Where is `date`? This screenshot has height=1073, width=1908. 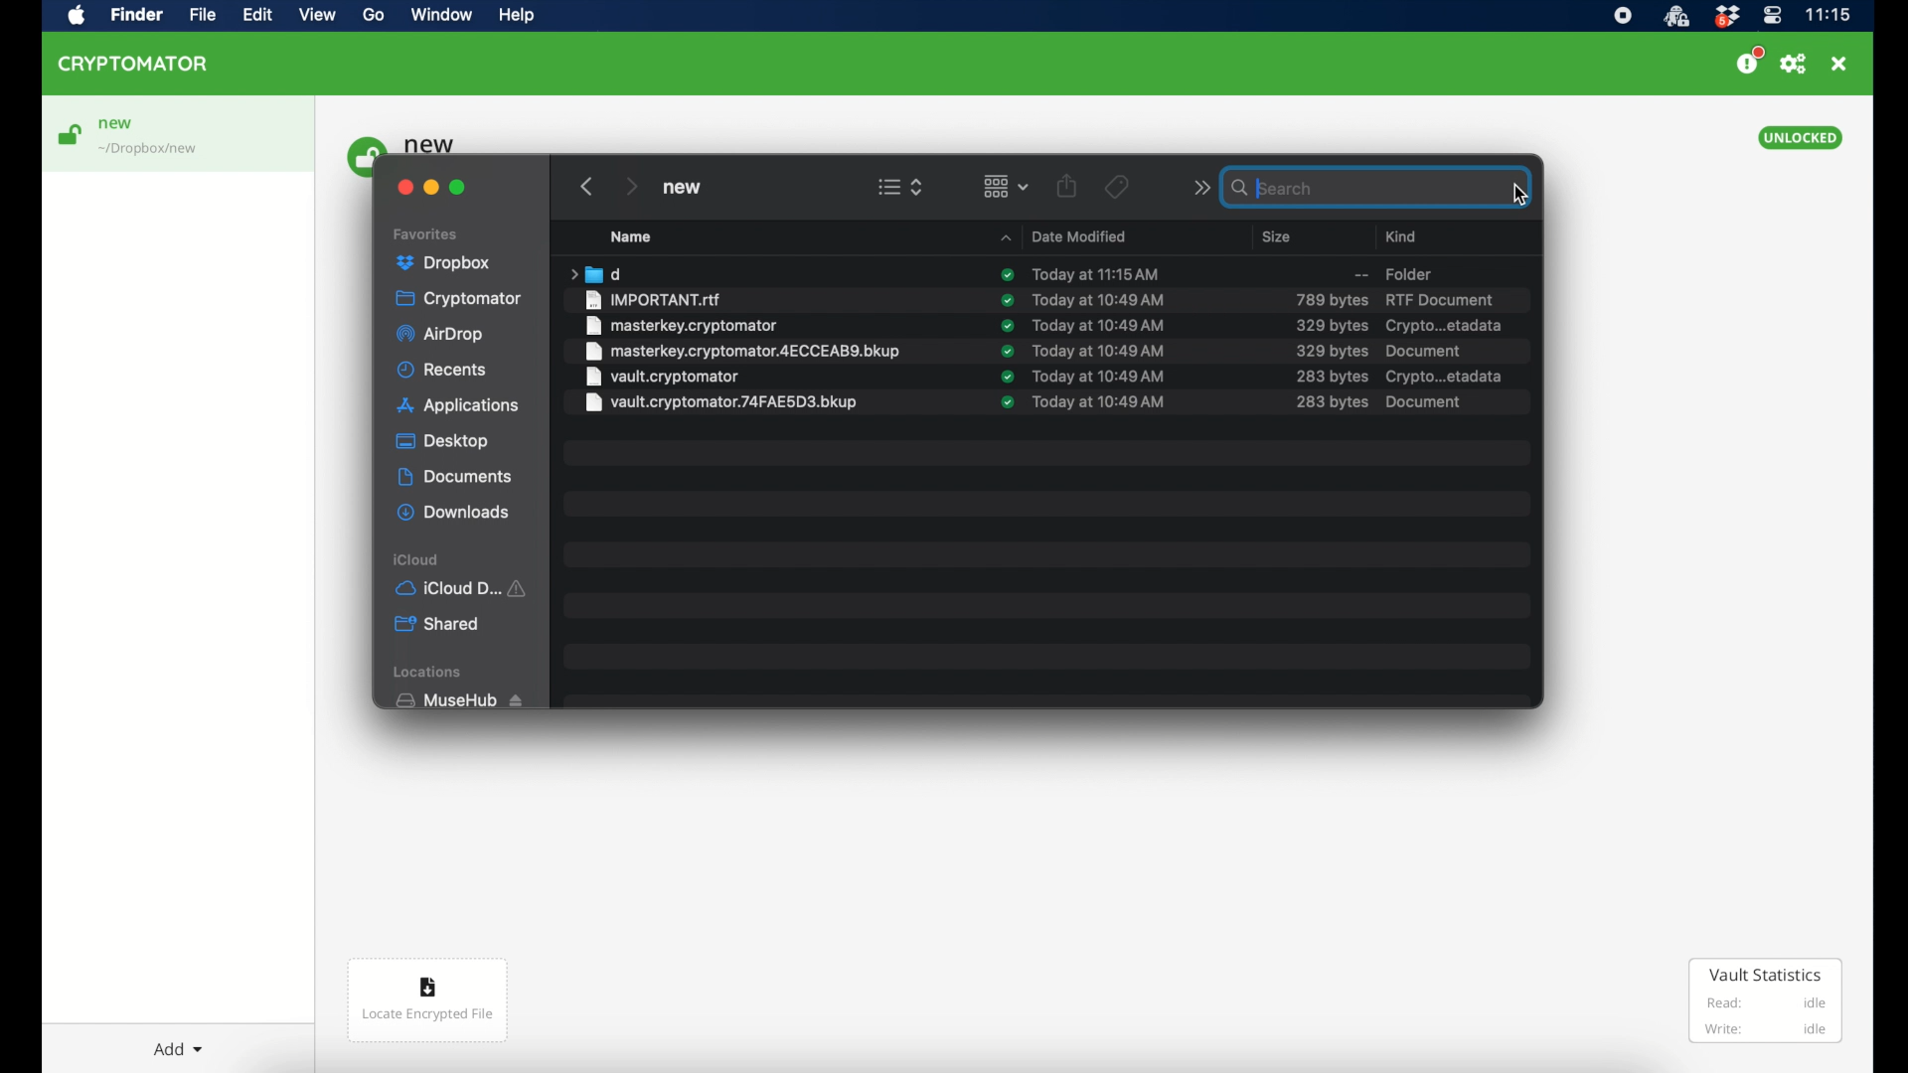 date is located at coordinates (1098, 402).